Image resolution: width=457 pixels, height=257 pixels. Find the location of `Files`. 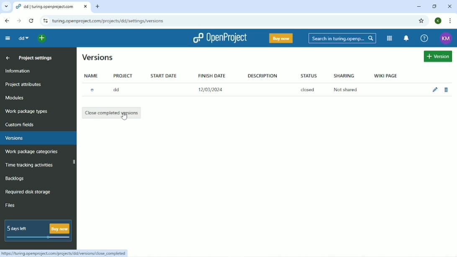

Files is located at coordinates (12, 205).